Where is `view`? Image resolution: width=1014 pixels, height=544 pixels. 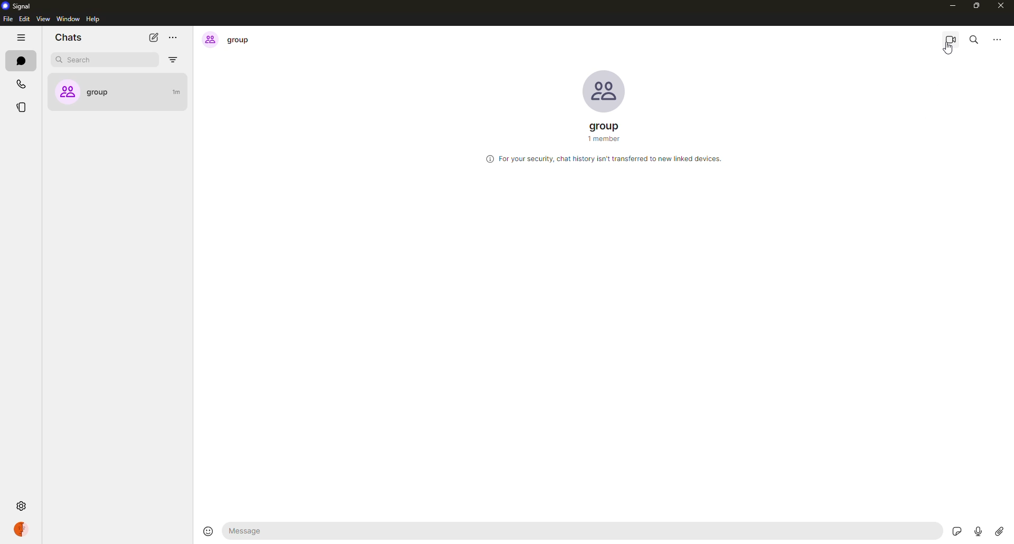
view is located at coordinates (43, 19).